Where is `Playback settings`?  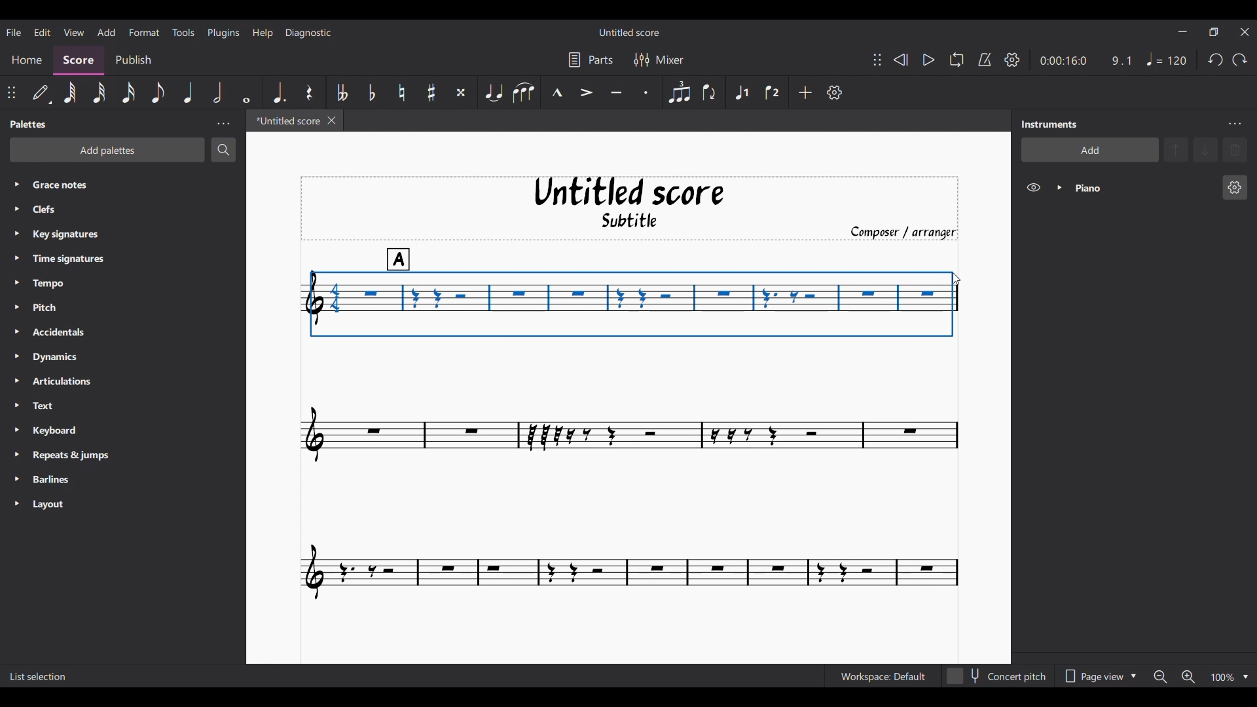
Playback settings is located at coordinates (1012, 59).